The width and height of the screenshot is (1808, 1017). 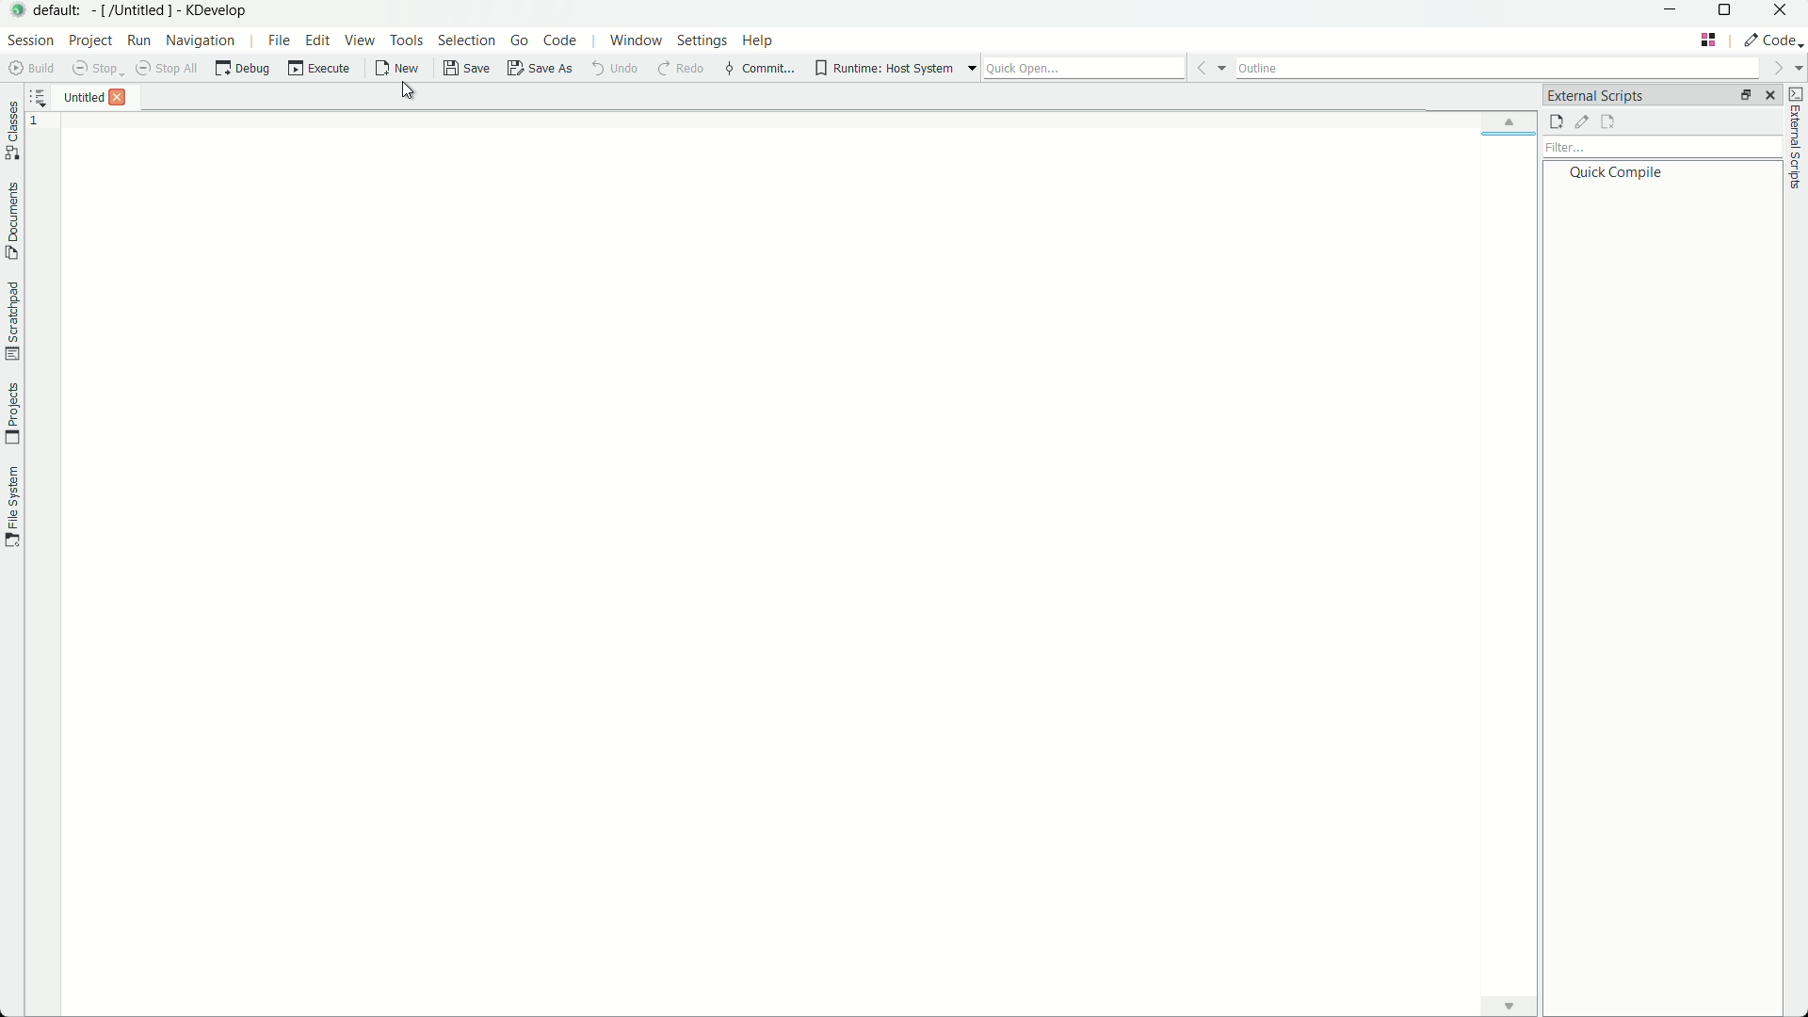 What do you see at coordinates (32, 40) in the screenshot?
I see `session menu` at bounding box center [32, 40].